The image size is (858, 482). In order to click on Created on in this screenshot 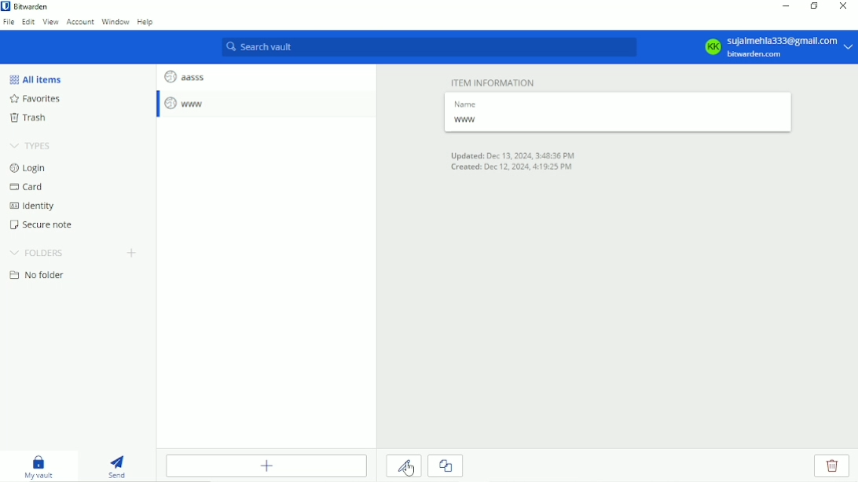, I will do `click(515, 169)`.